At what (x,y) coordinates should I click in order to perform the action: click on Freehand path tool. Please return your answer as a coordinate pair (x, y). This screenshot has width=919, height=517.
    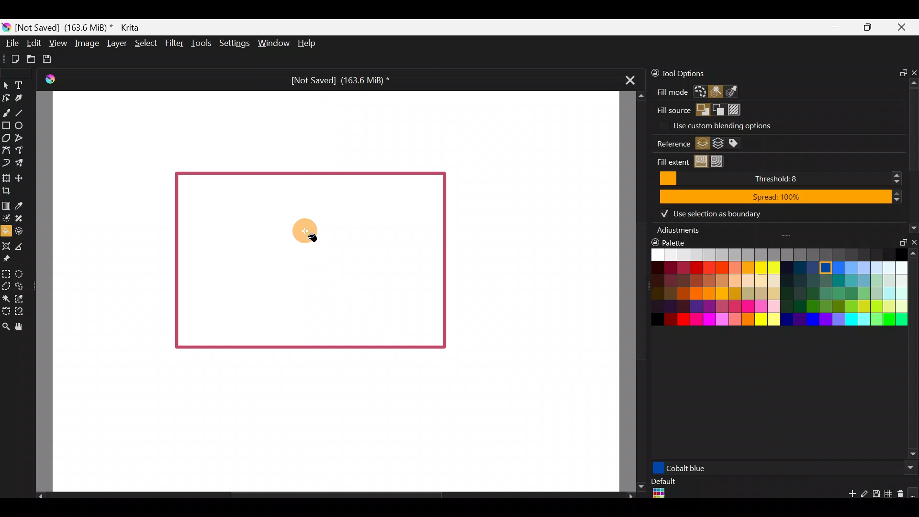
    Looking at the image, I should click on (22, 149).